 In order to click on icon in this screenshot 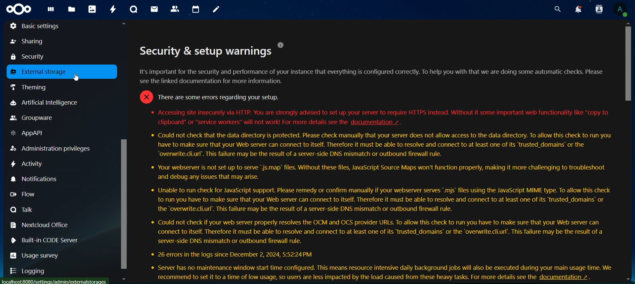, I will do `click(19, 9)`.